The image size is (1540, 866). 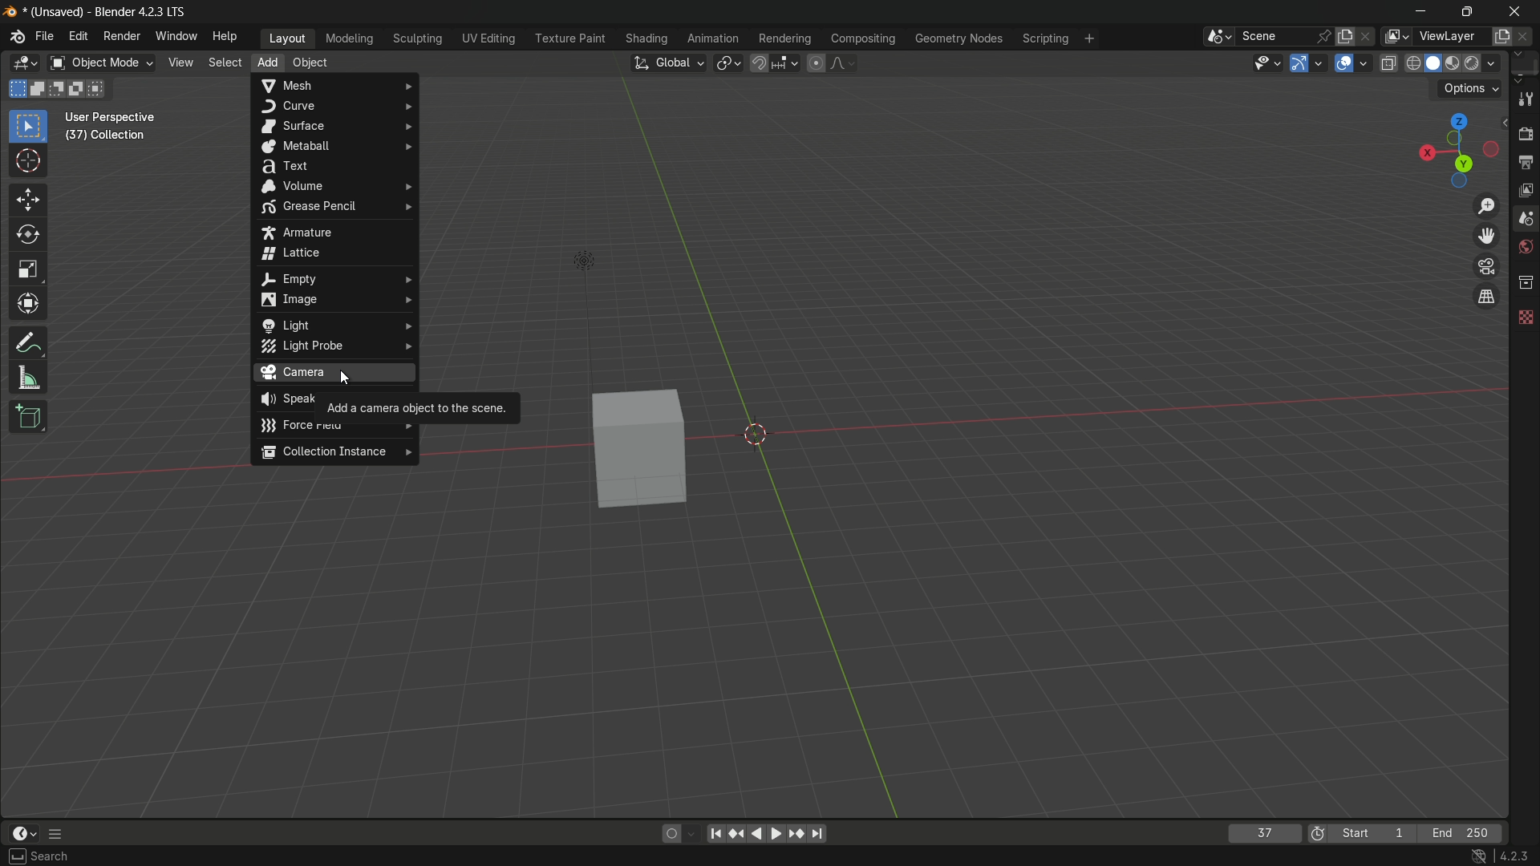 I want to click on animation menu, so click(x=713, y=38).